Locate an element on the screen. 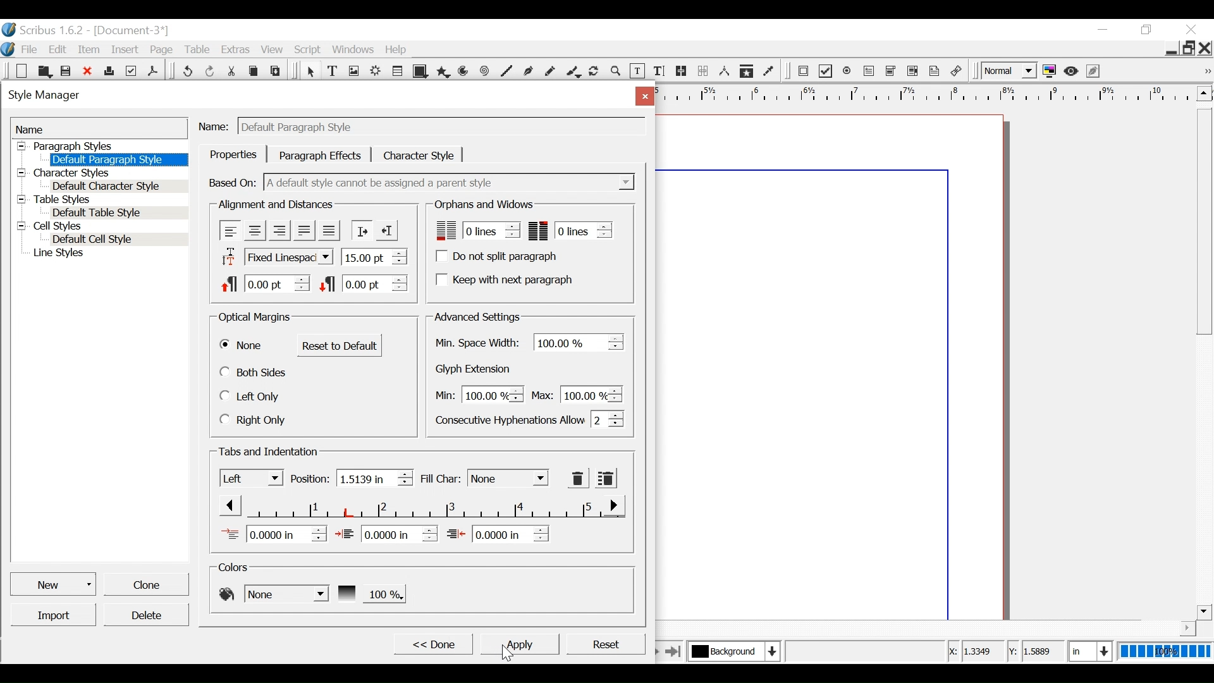 The image size is (1214, 683). Spiral is located at coordinates (485, 71).